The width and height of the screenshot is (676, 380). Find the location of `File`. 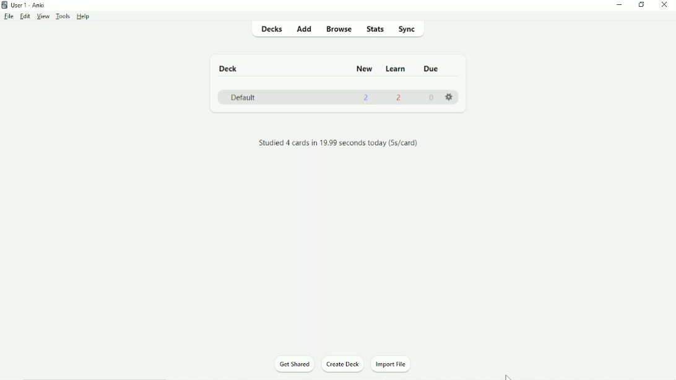

File is located at coordinates (8, 17).